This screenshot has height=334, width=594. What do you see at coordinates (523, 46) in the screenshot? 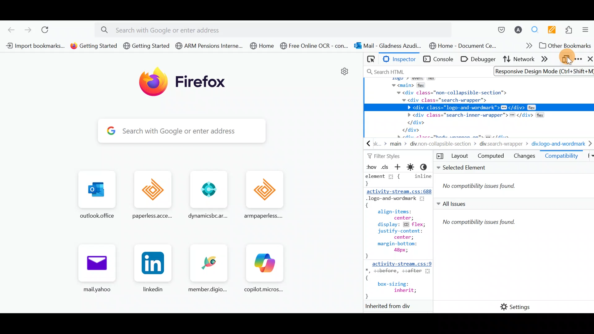
I see `Show more bookmarks` at bounding box center [523, 46].